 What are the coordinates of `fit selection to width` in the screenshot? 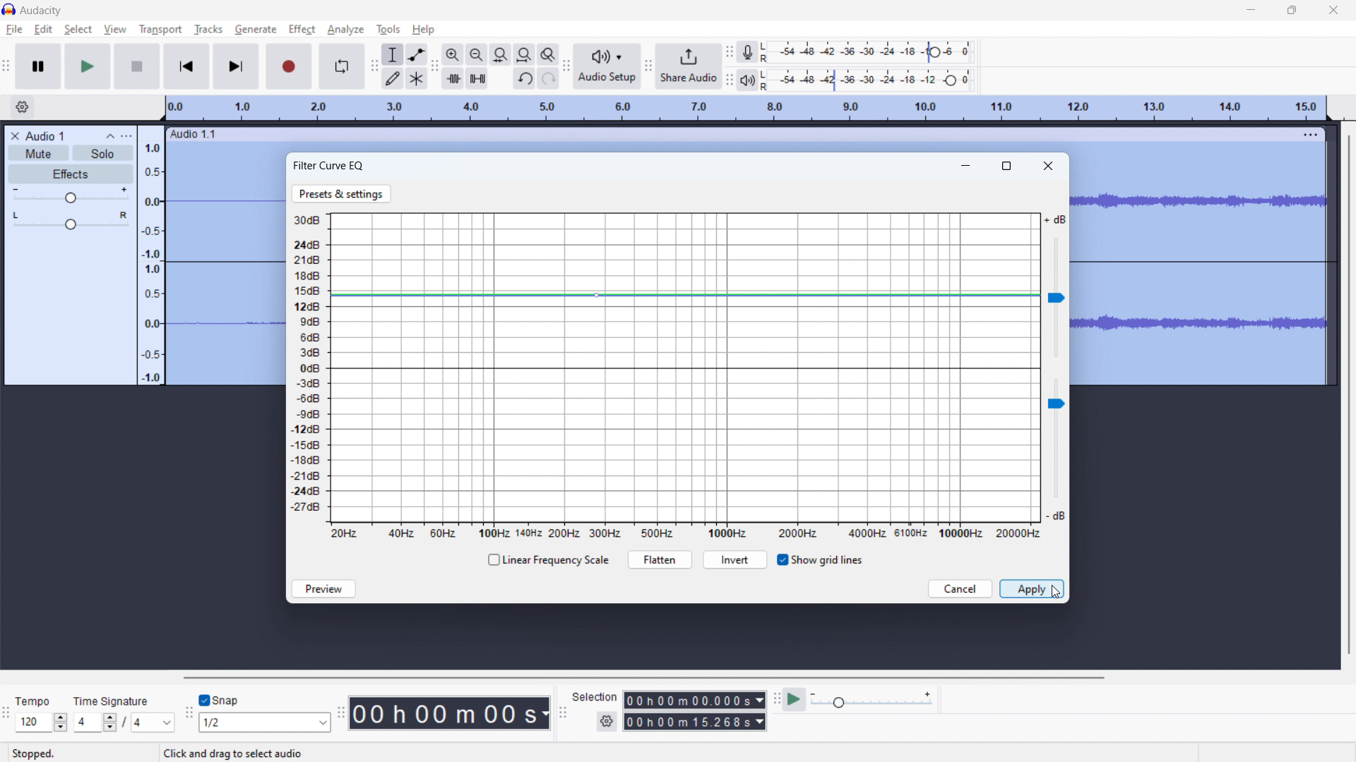 It's located at (500, 54).